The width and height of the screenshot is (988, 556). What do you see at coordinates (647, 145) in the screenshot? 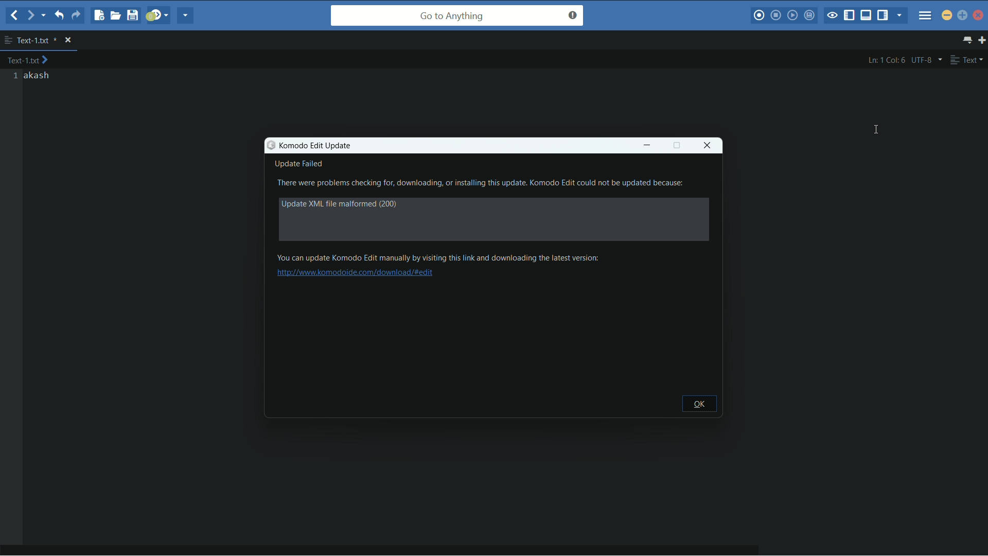
I see `minimize` at bounding box center [647, 145].